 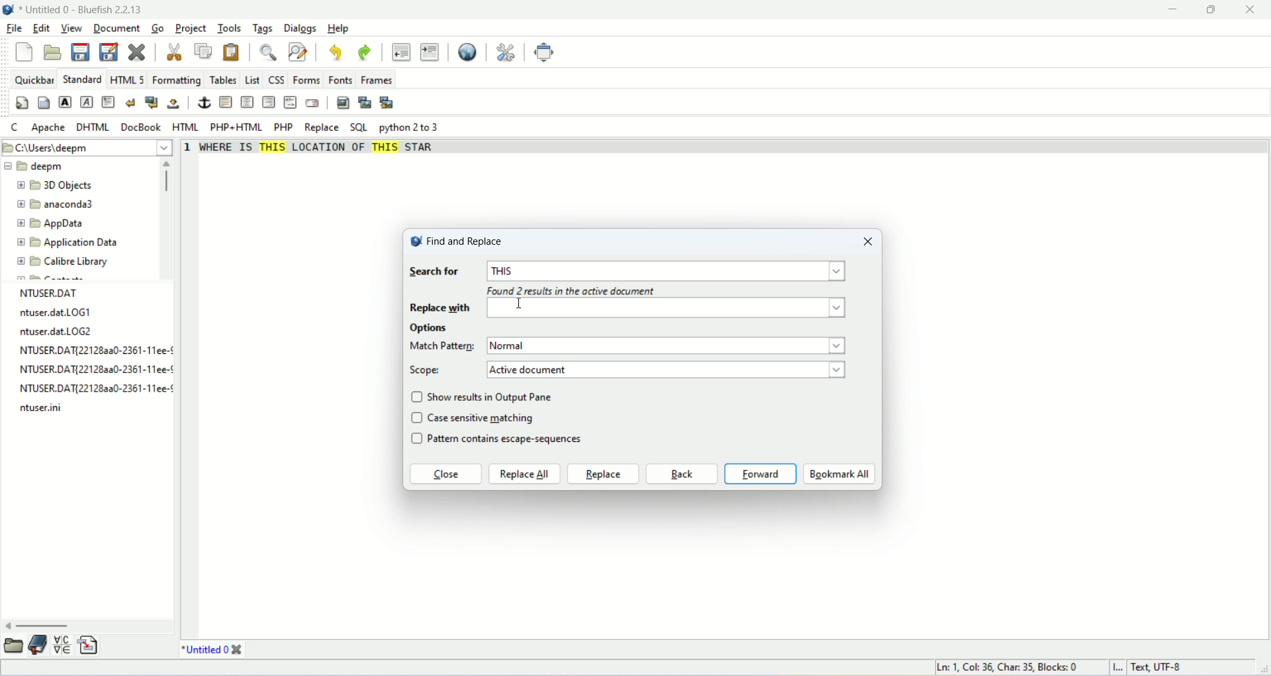 What do you see at coordinates (667, 369) in the screenshot?
I see `active document` at bounding box center [667, 369].